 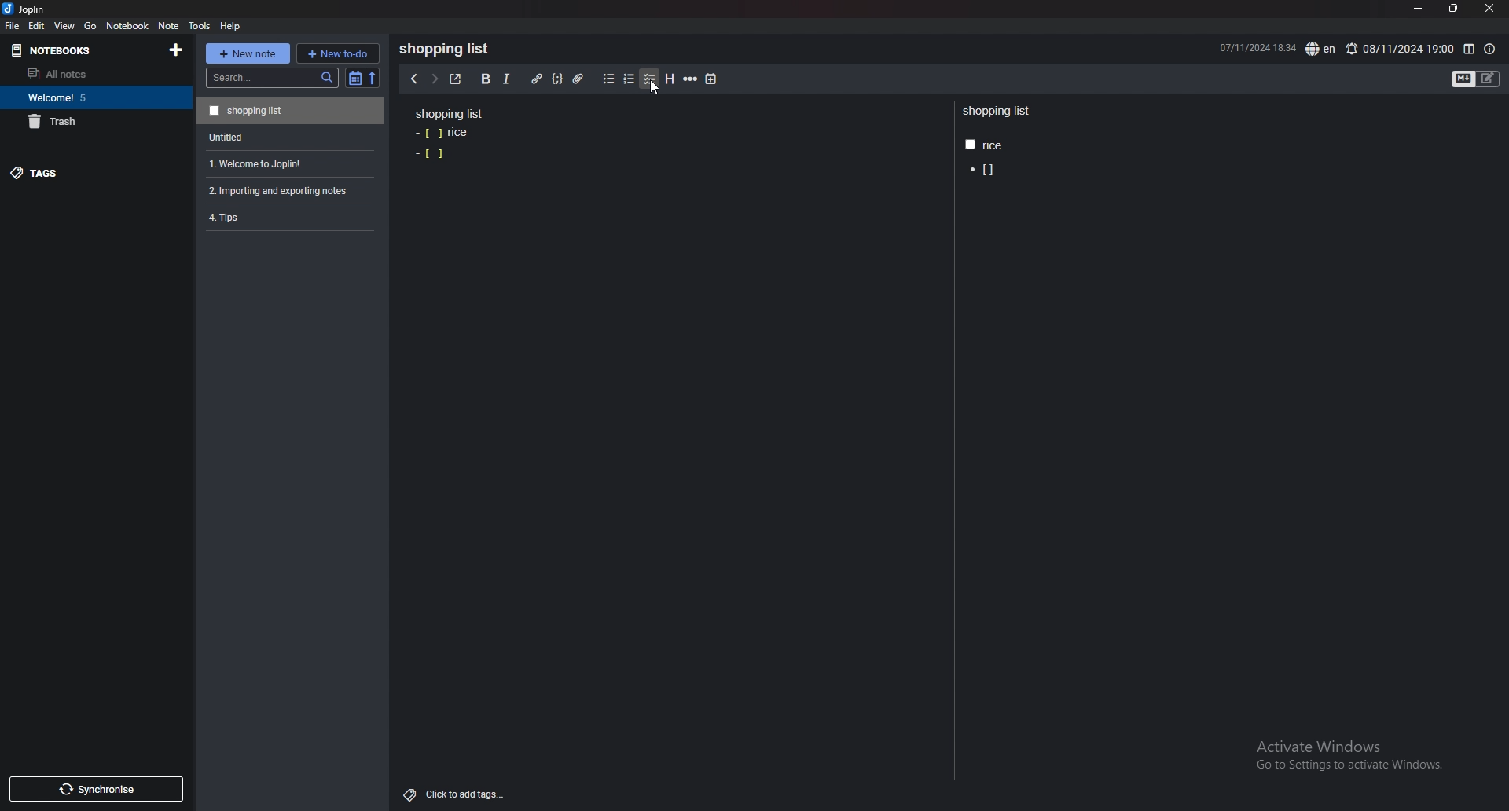 What do you see at coordinates (89, 74) in the screenshot?
I see `all notes` at bounding box center [89, 74].